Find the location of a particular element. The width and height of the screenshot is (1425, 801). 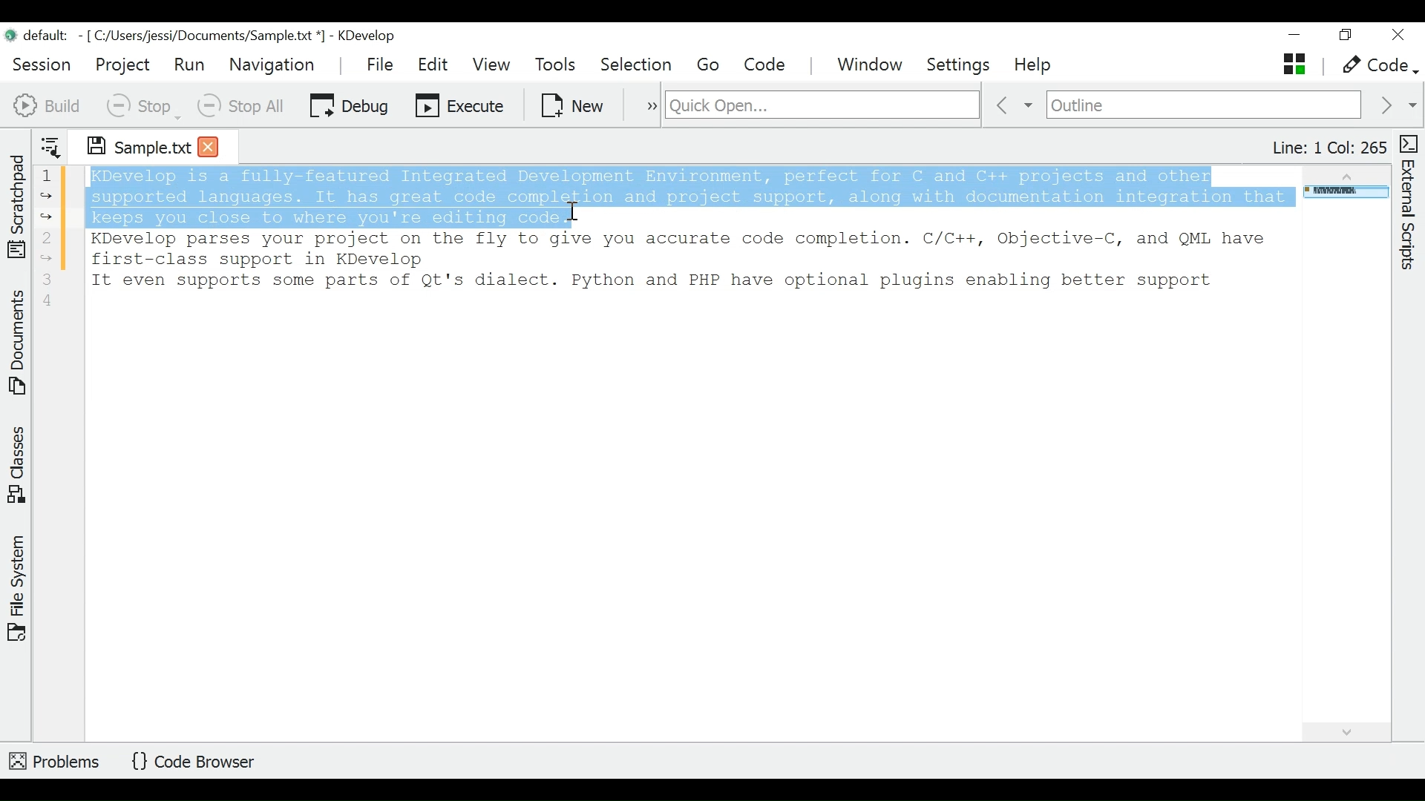

File is located at coordinates (382, 64).